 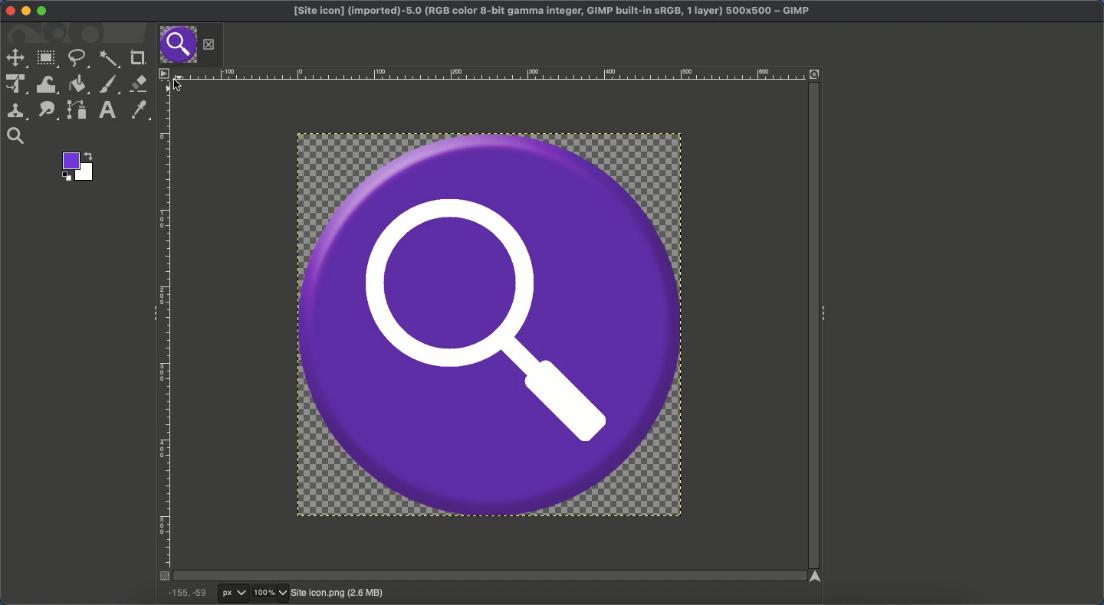 I want to click on Crop, so click(x=136, y=58).